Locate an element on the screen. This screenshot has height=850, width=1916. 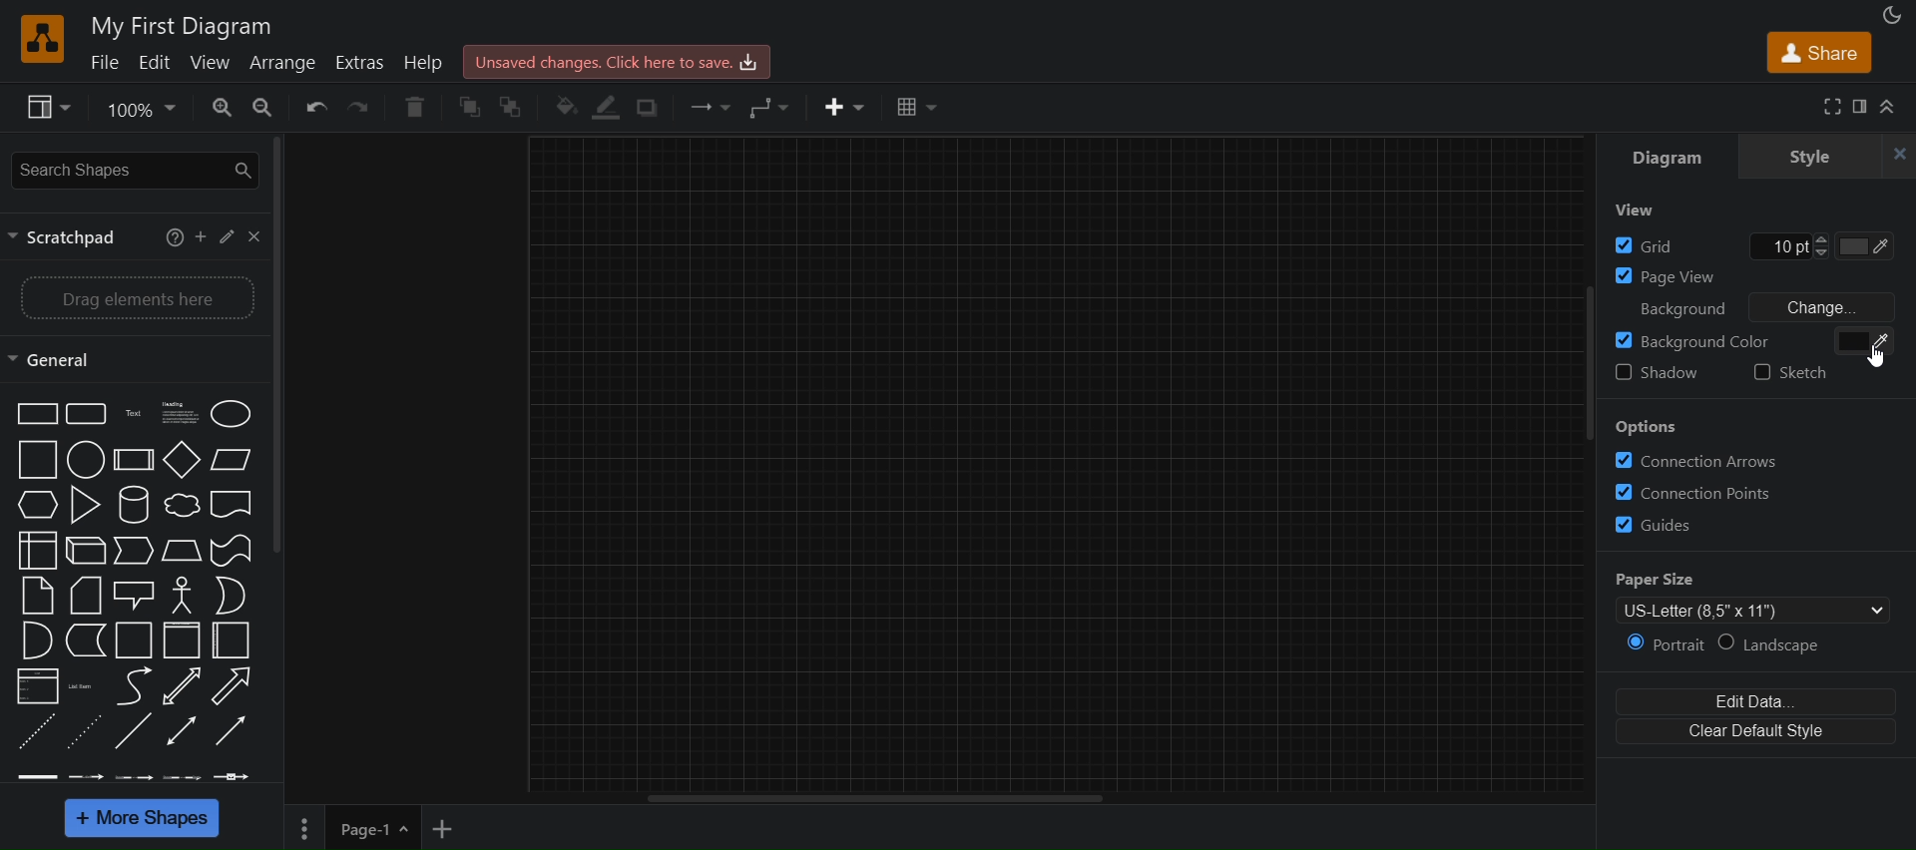
close is located at coordinates (254, 236).